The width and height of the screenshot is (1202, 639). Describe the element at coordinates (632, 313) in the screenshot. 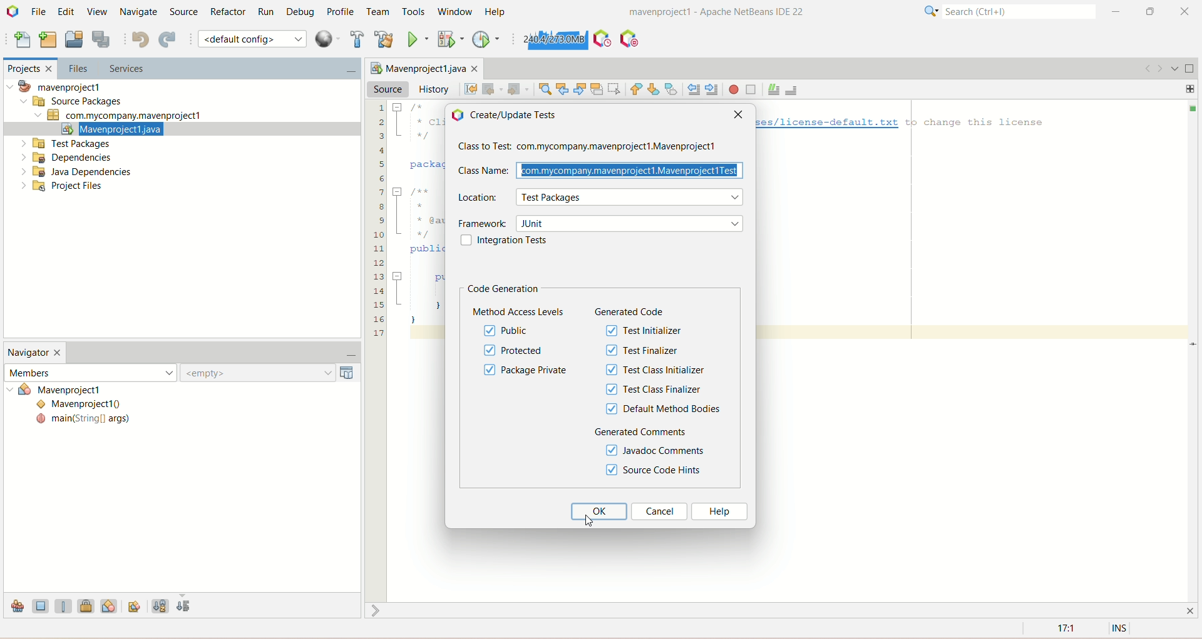

I see `generated code` at that location.